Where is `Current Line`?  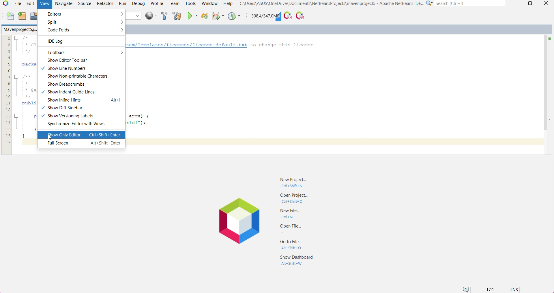 Current Line is located at coordinates (551, 119).